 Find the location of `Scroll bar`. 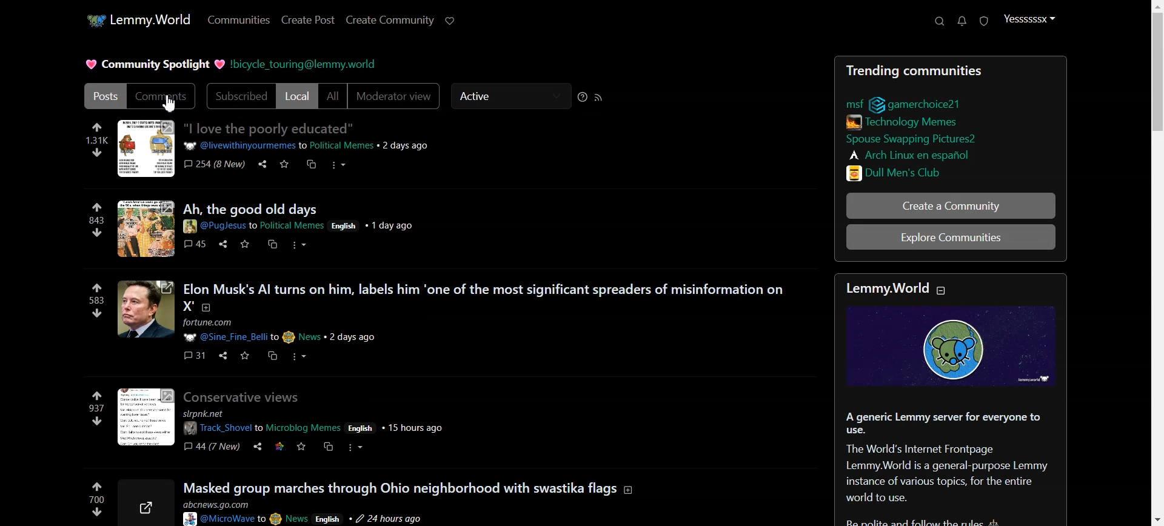

Scroll bar is located at coordinates (1153, 263).